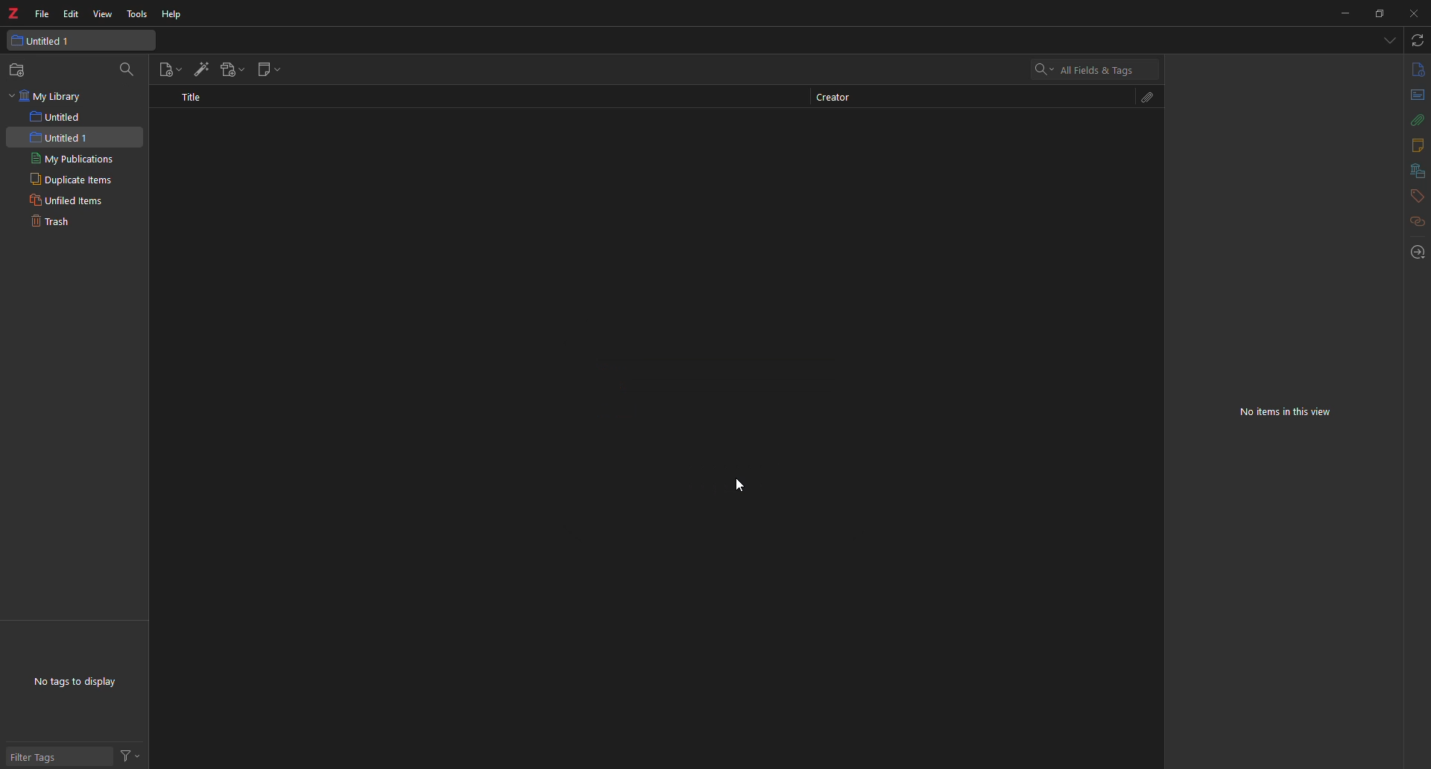 The height and width of the screenshot is (769, 1431). I want to click on No items in this view, so click(1290, 413).